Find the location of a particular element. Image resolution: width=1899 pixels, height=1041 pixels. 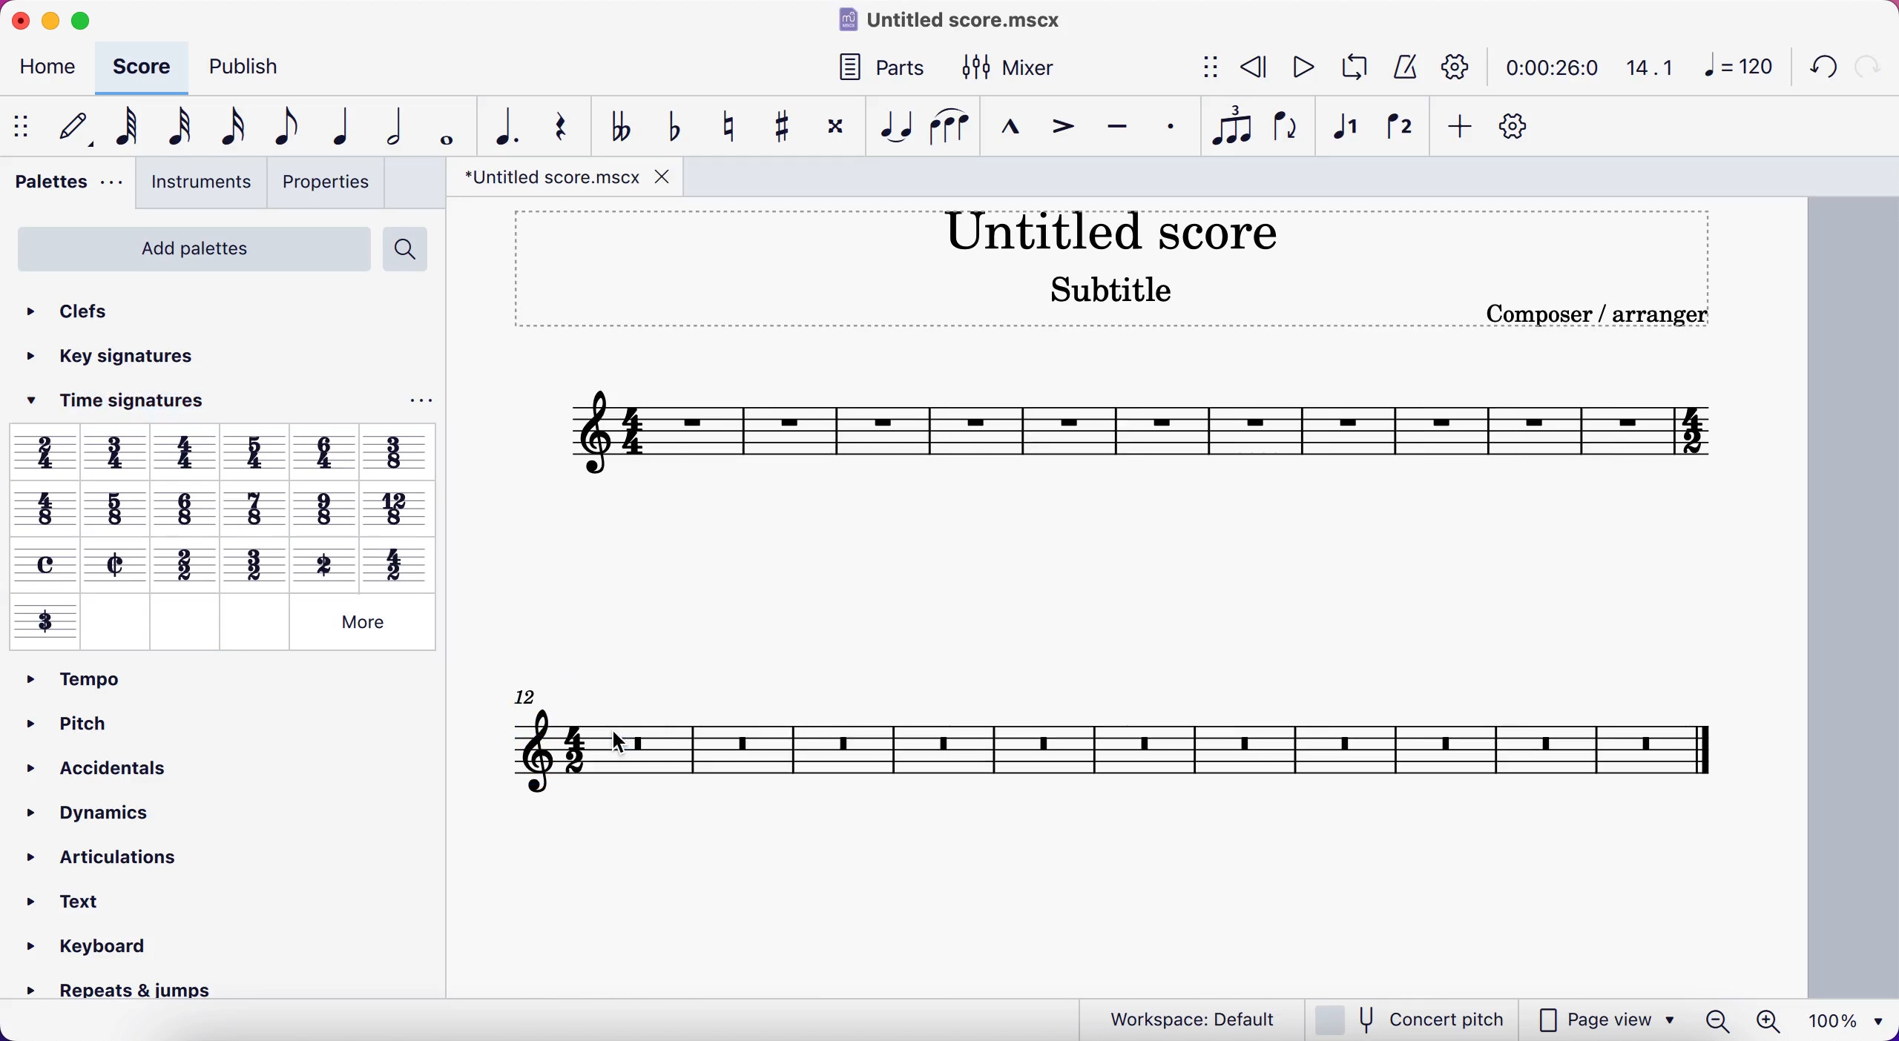

zoom out is located at coordinates (1721, 1020).